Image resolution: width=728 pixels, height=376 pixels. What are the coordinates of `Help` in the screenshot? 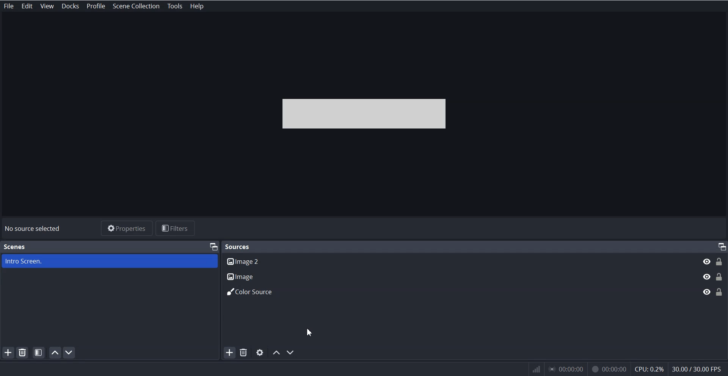 It's located at (196, 6).